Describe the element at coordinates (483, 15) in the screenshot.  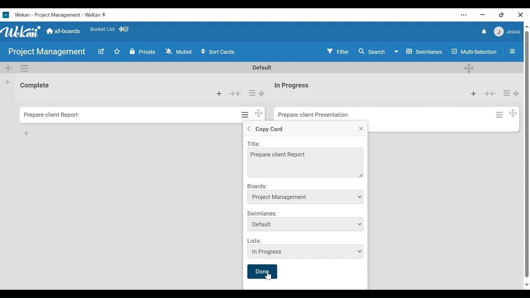
I see `minimize` at that location.